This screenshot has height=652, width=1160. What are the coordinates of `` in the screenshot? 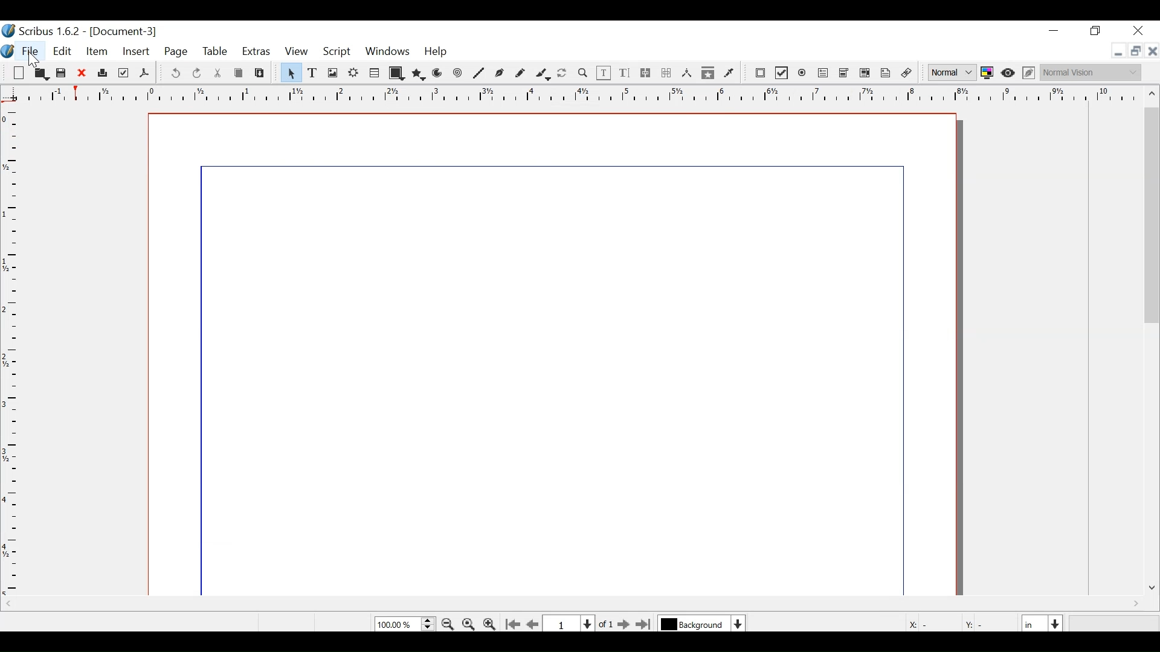 It's located at (12, 365).